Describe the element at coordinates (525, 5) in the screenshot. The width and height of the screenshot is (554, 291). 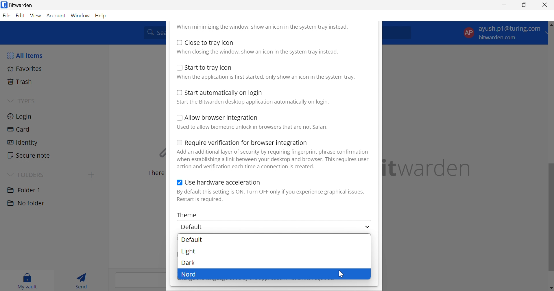
I see `Restore` at that location.